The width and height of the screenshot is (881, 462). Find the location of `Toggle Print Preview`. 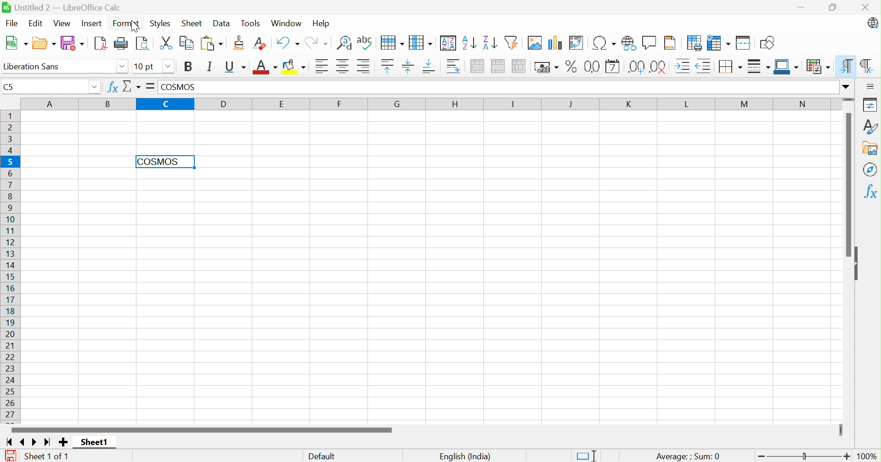

Toggle Print Preview is located at coordinates (143, 44).